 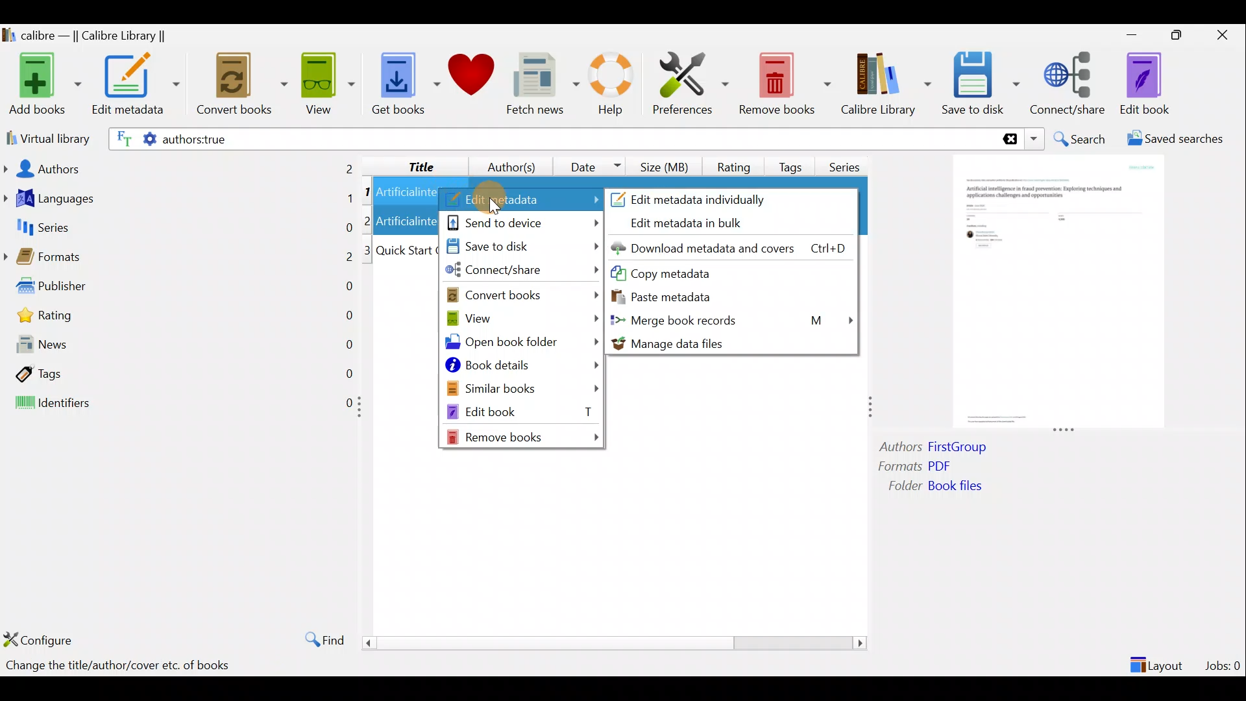 I want to click on Edit metadata, so click(x=521, y=200).